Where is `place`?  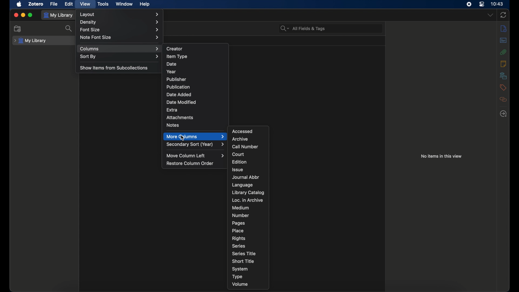 place is located at coordinates (238, 231).